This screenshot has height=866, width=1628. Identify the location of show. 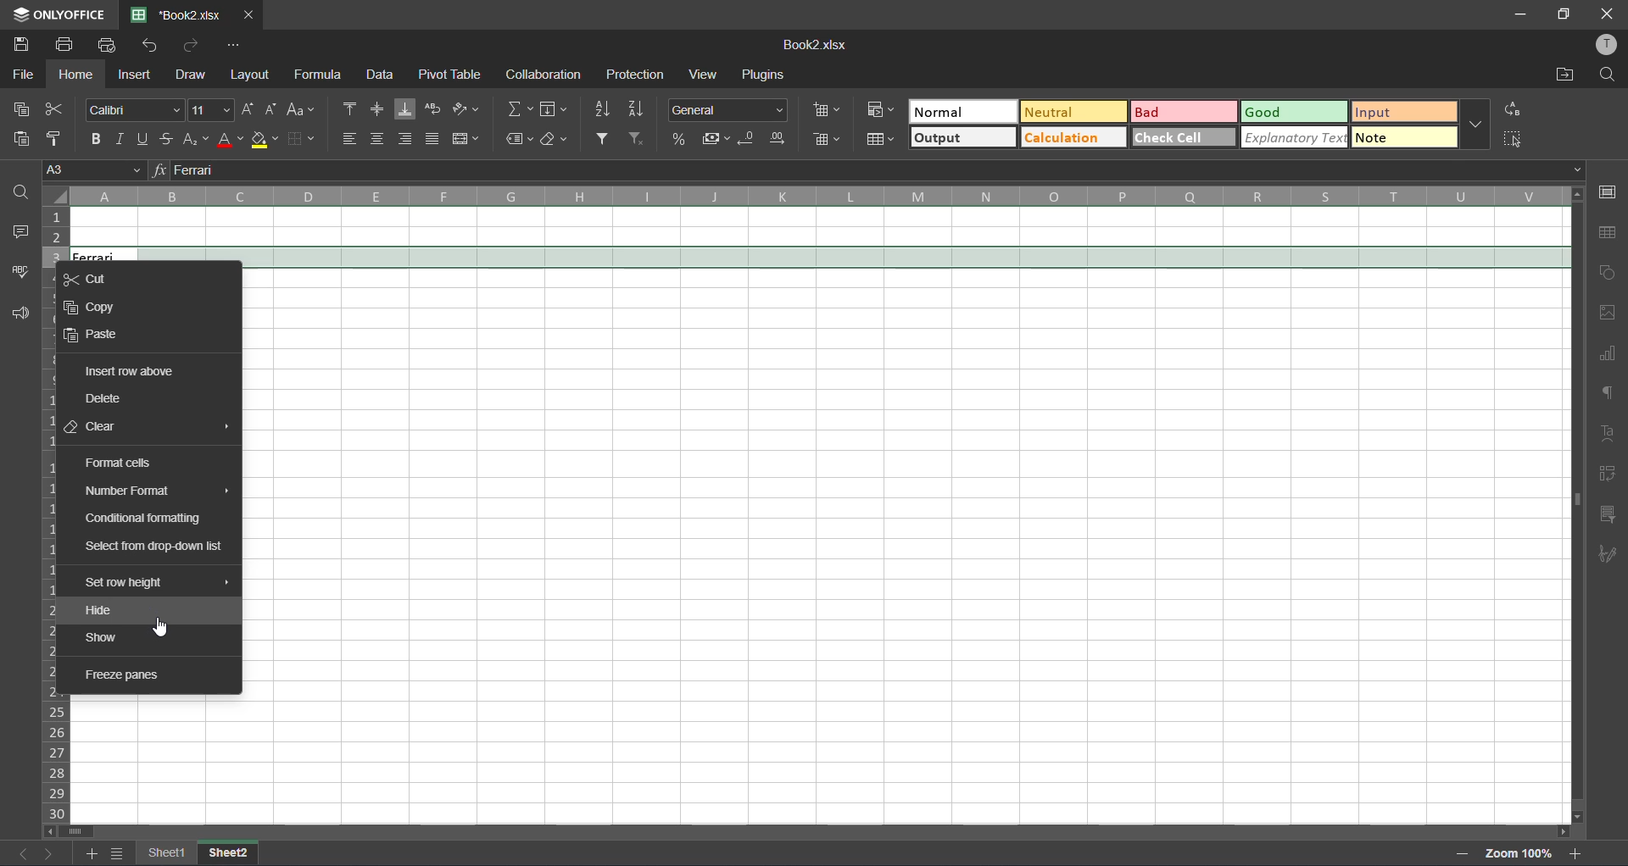
(104, 637).